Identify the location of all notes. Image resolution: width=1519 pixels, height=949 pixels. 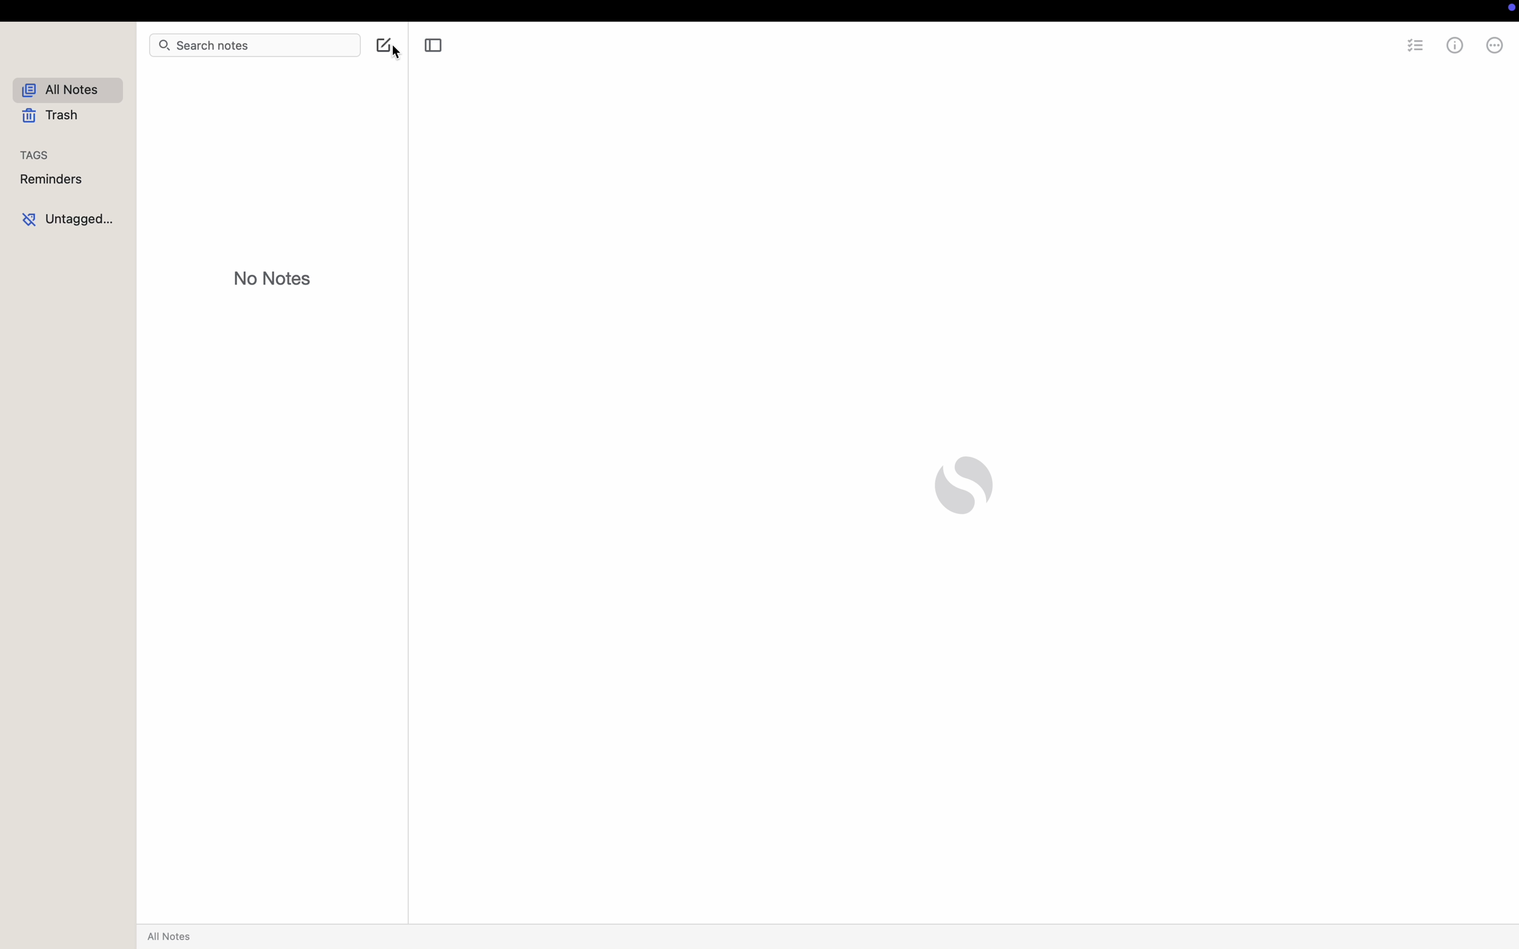
(174, 935).